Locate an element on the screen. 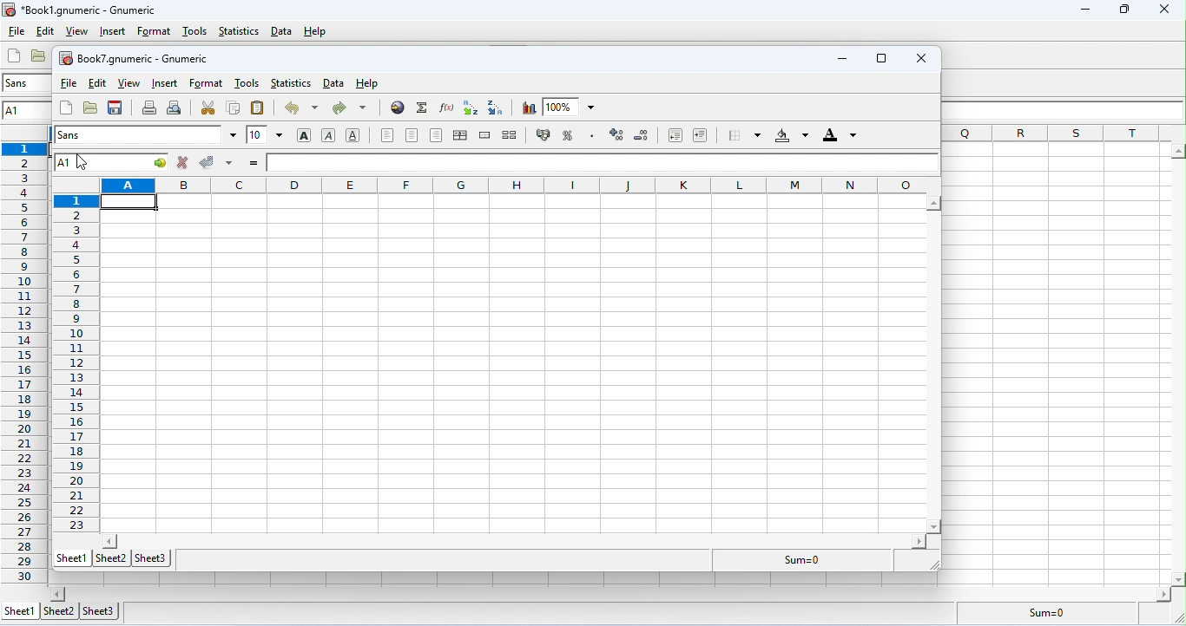 Image resolution: width=1186 pixels, height=626 pixels. cursor is located at coordinates (90, 167).